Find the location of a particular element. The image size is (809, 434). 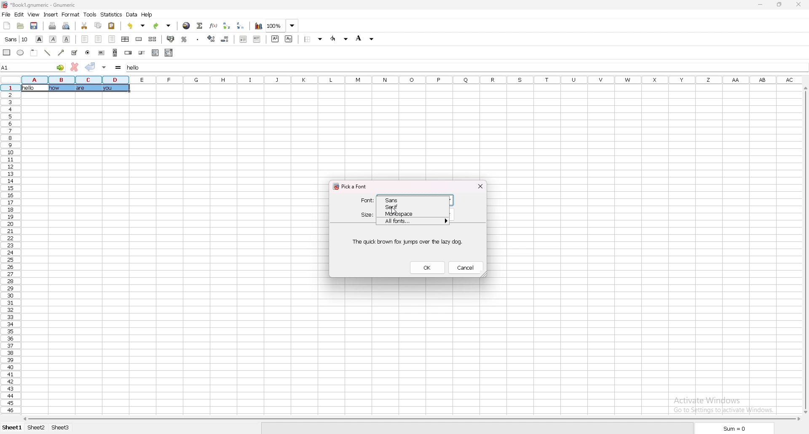

selected cell is located at coordinates (35, 88).